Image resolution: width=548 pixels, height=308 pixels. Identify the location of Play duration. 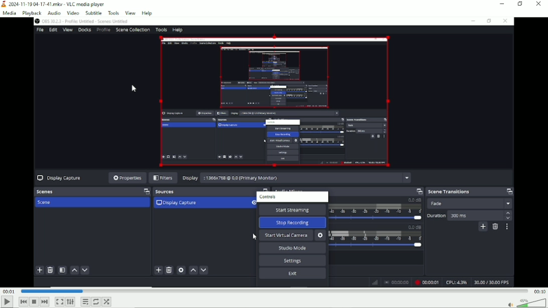
(273, 291).